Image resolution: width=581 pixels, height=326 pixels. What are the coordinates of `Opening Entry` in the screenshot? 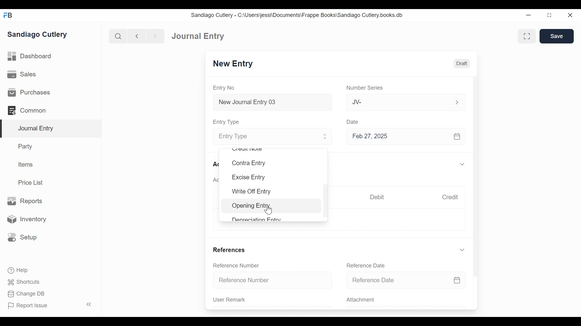 It's located at (253, 206).